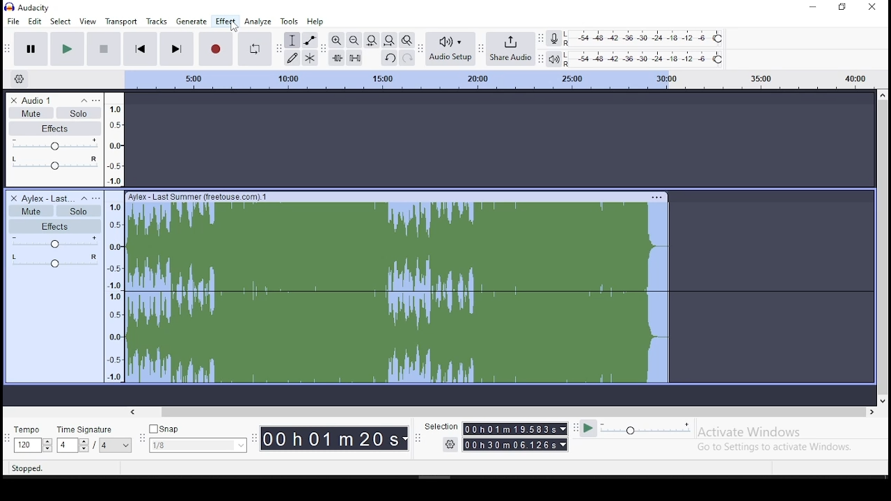 Image resolution: width=891 pixels, height=501 pixels. I want to click on audio track name, so click(48, 198).